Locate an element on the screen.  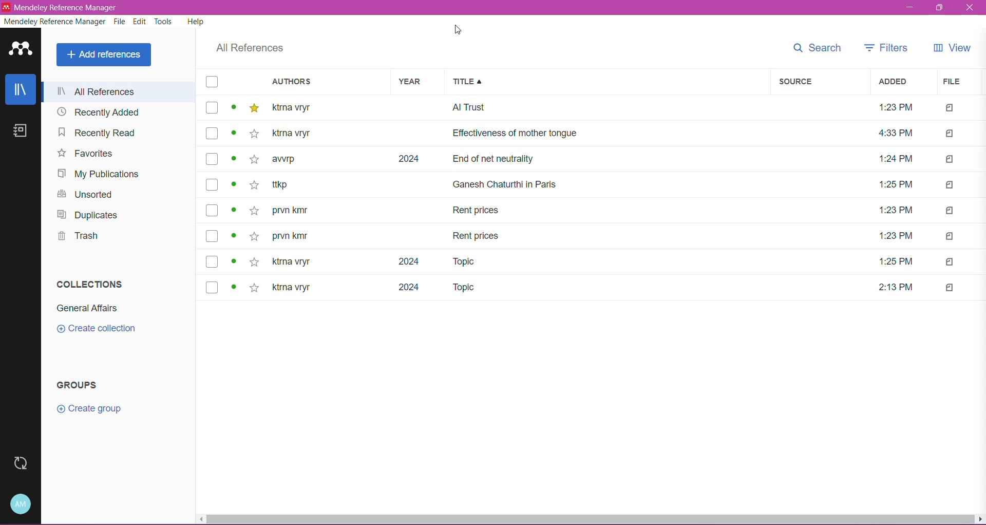
Filters is located at coordinates (883, 47).